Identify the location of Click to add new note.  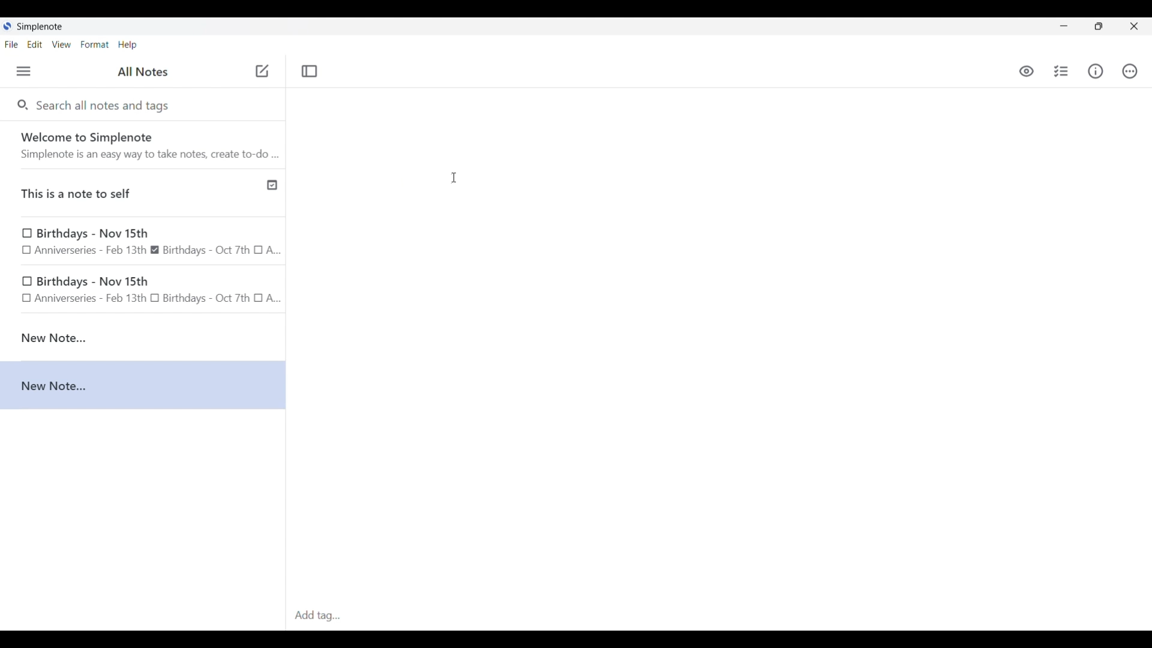
(262, 71).